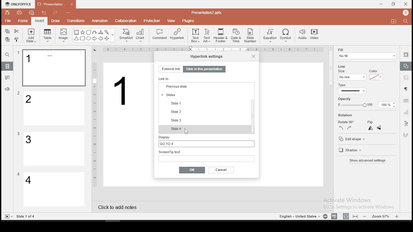  Describe the element at coordinates (236, 35) in the screenshot. I see `date and time` at that location.